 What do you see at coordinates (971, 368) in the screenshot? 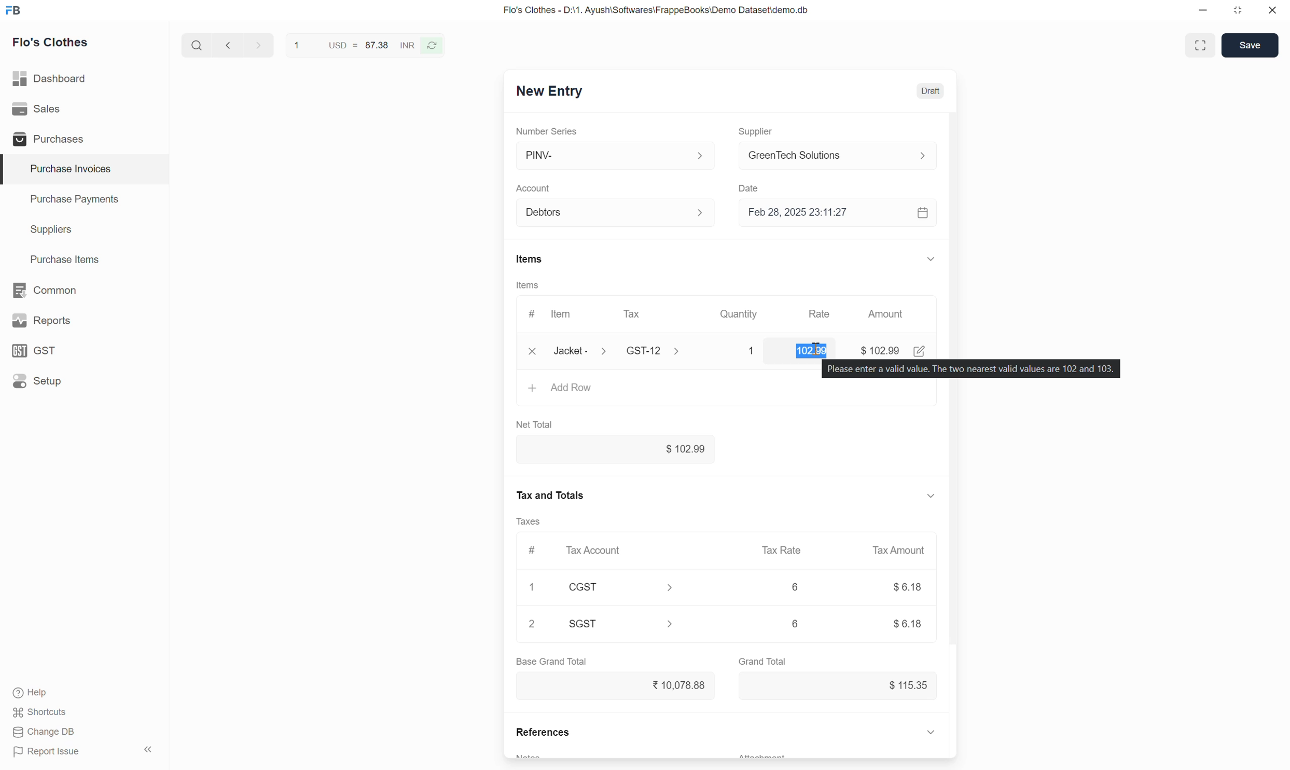
I see `Please enter a valid value. The two nearest valid values are 102 and 103.` at bounding box center [971, 368].